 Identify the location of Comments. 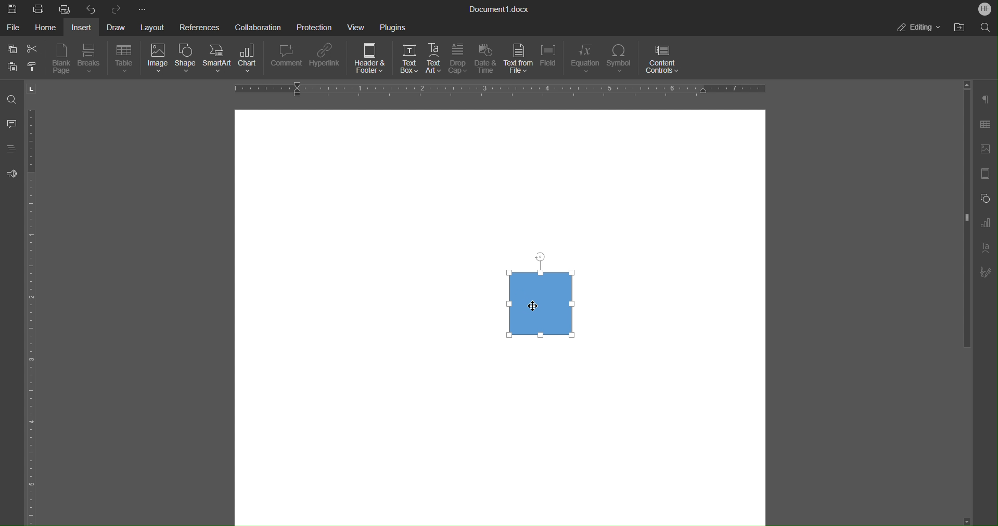
(12, 125).